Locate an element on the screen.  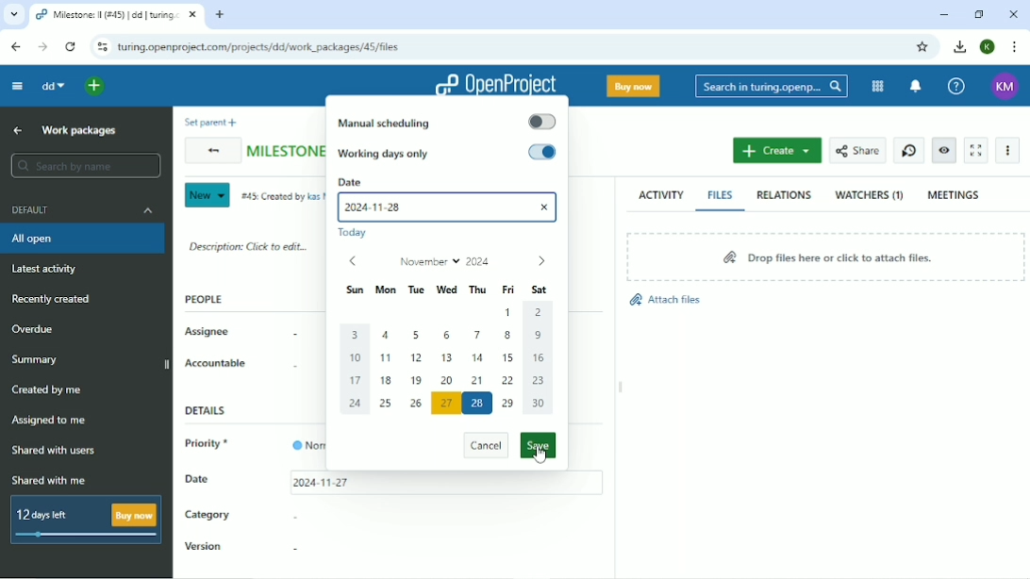
days of the week is located at coordinates (449, 289).